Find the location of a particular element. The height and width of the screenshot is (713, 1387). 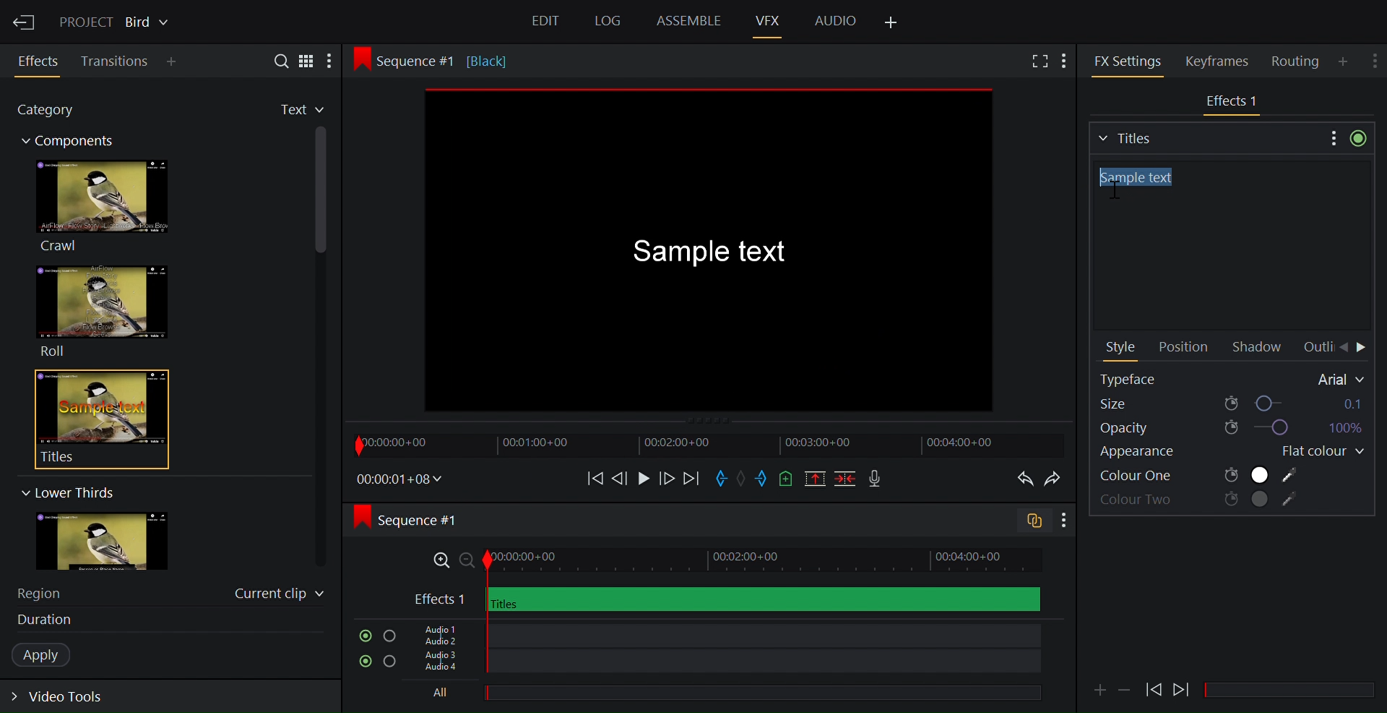

Mark out is located at coordinates (762, 479).